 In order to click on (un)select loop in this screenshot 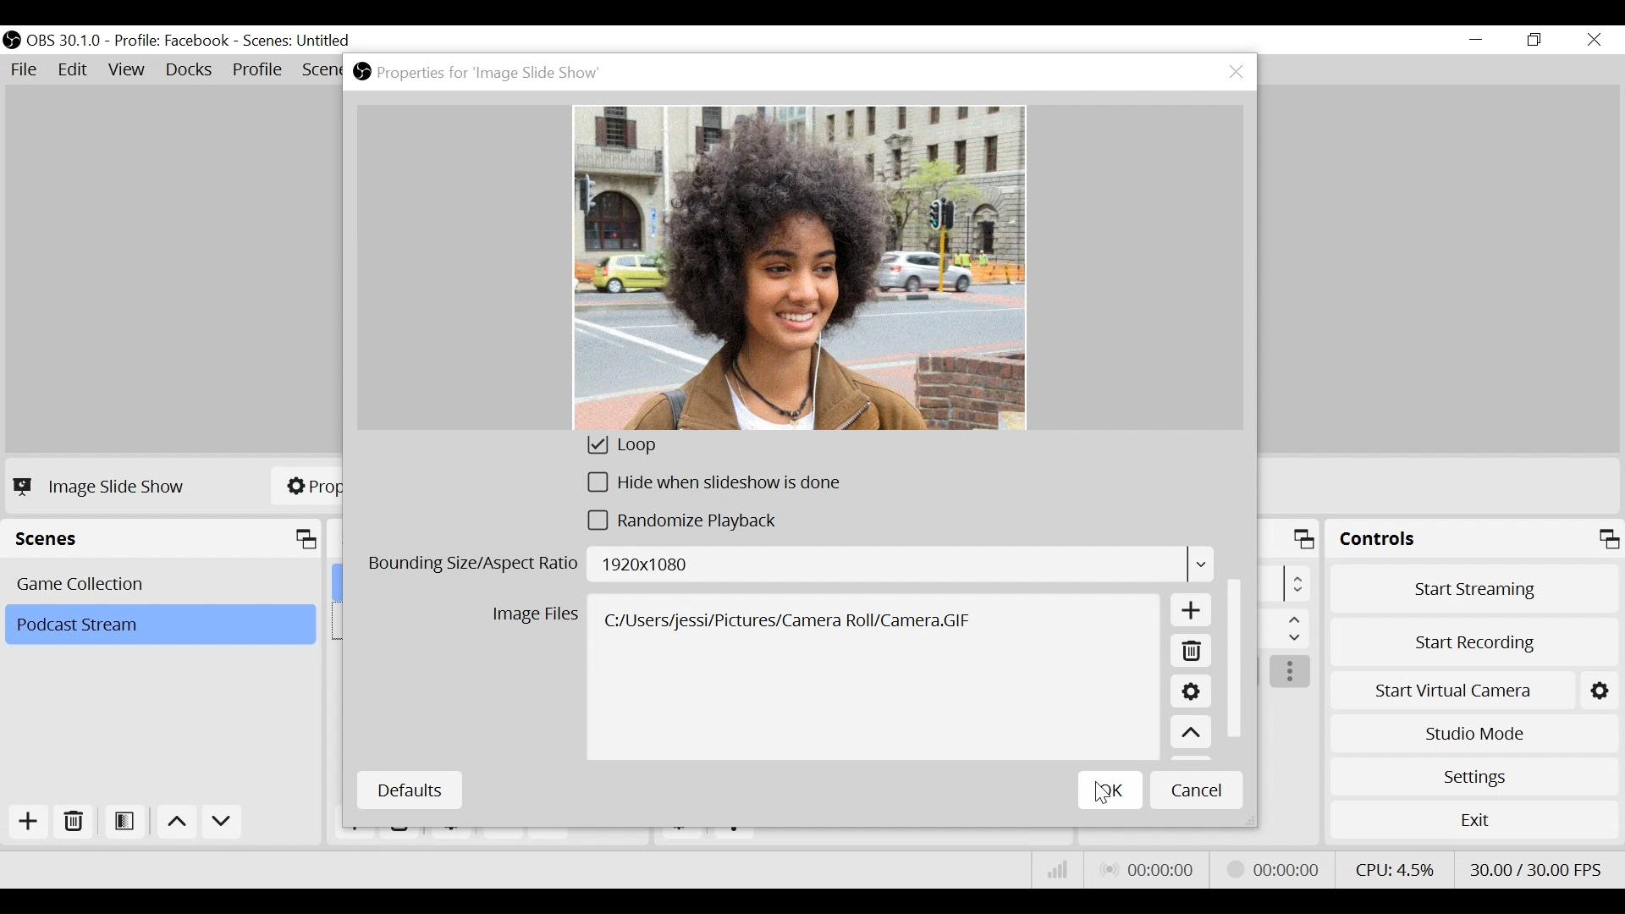, I will do `click(644, 448)`.